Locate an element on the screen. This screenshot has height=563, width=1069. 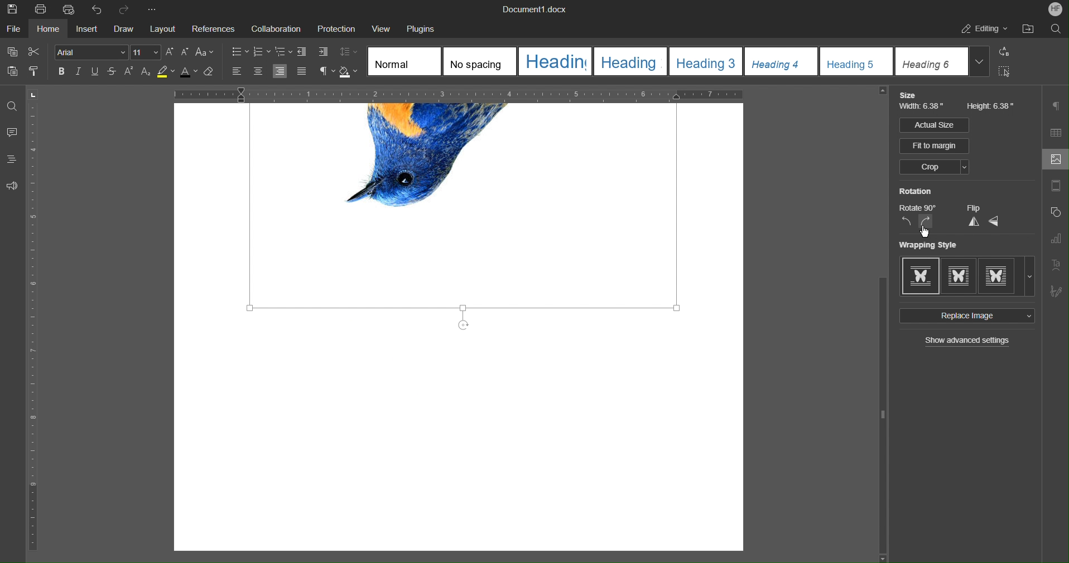
Table is located at coordinates (1056, 132).